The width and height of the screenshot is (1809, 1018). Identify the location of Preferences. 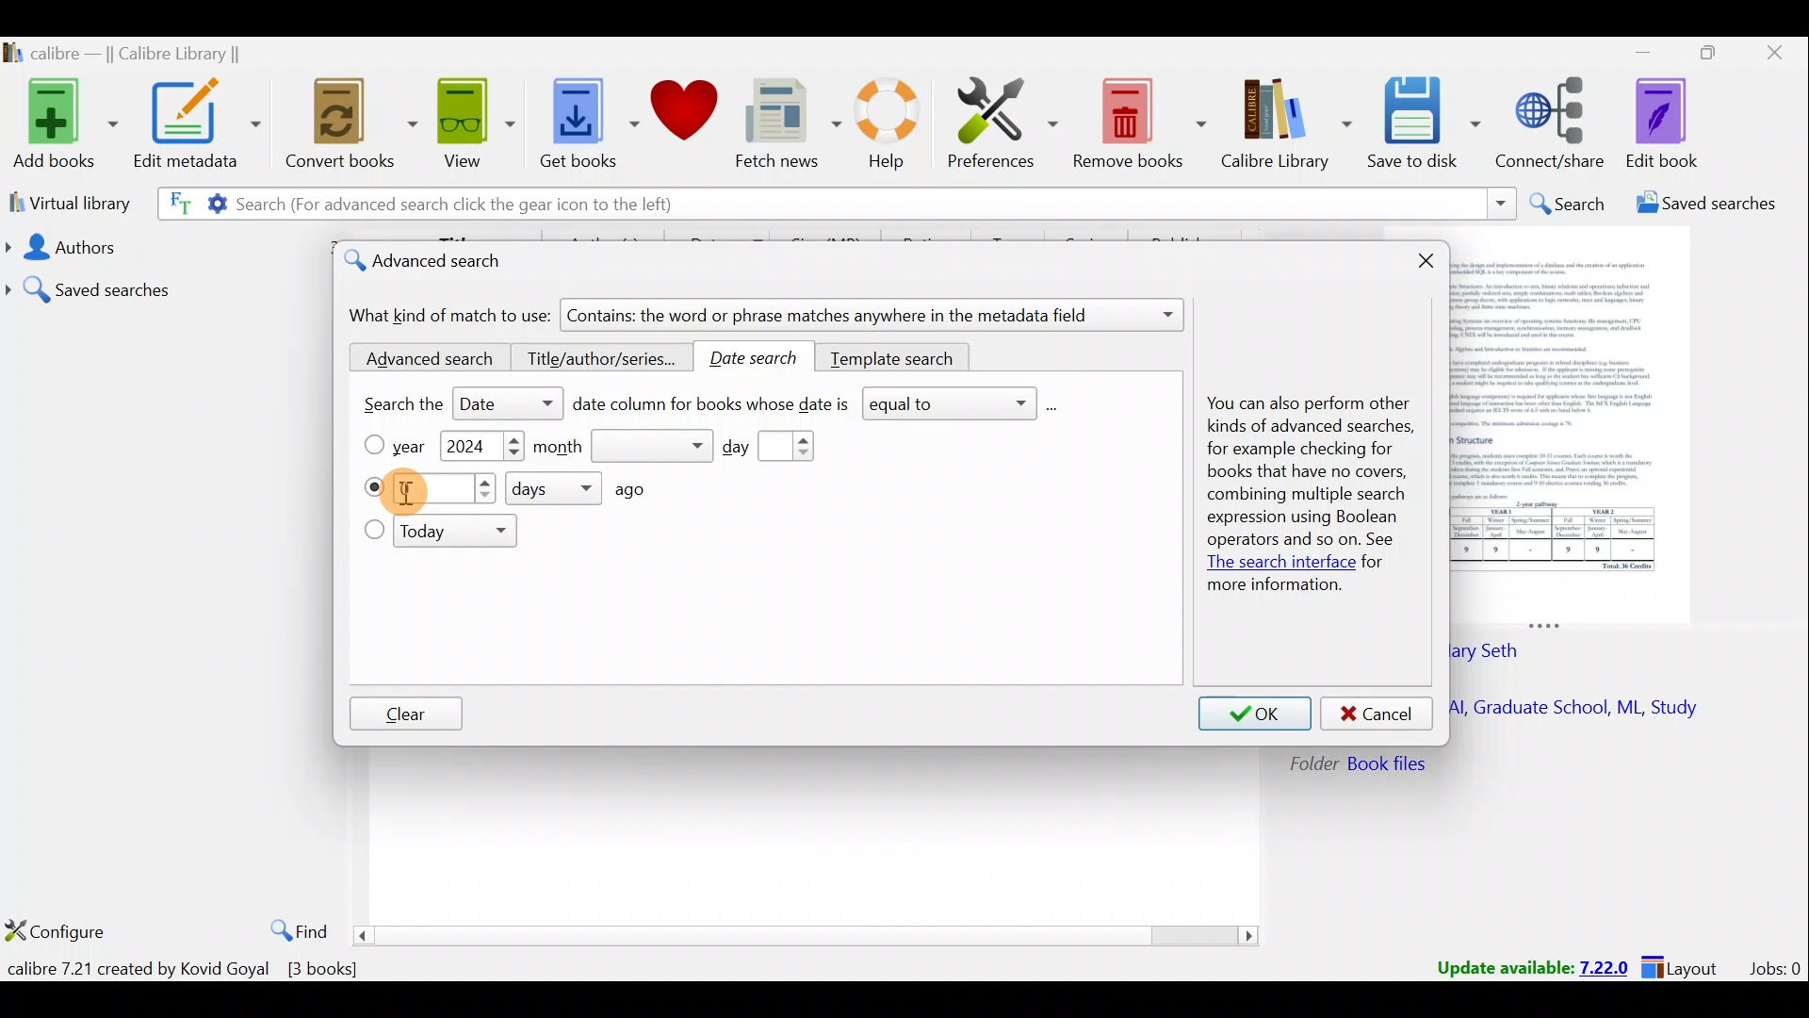
(1005, 120).